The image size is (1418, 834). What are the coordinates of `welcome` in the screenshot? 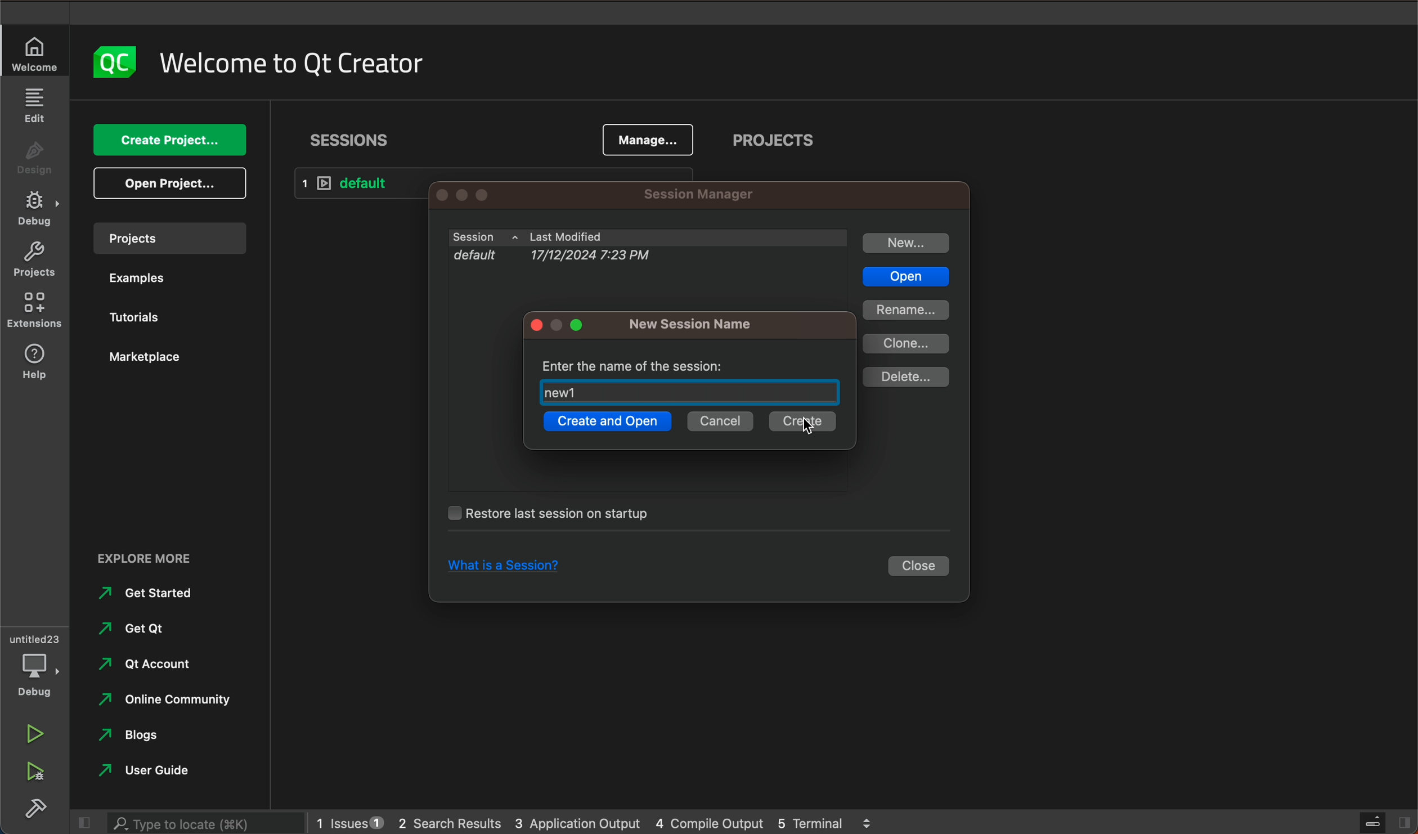 It's located at (36, 55).